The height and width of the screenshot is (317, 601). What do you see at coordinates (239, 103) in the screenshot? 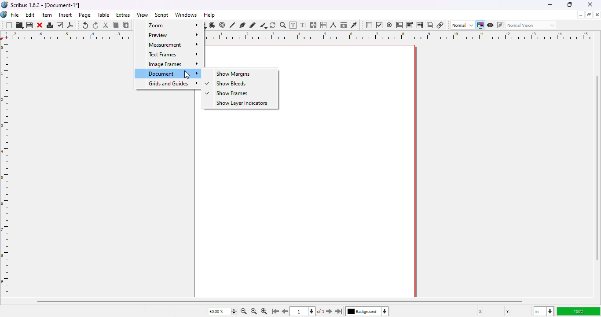
I see `show layer indicators` at bounding box center [239, 103].